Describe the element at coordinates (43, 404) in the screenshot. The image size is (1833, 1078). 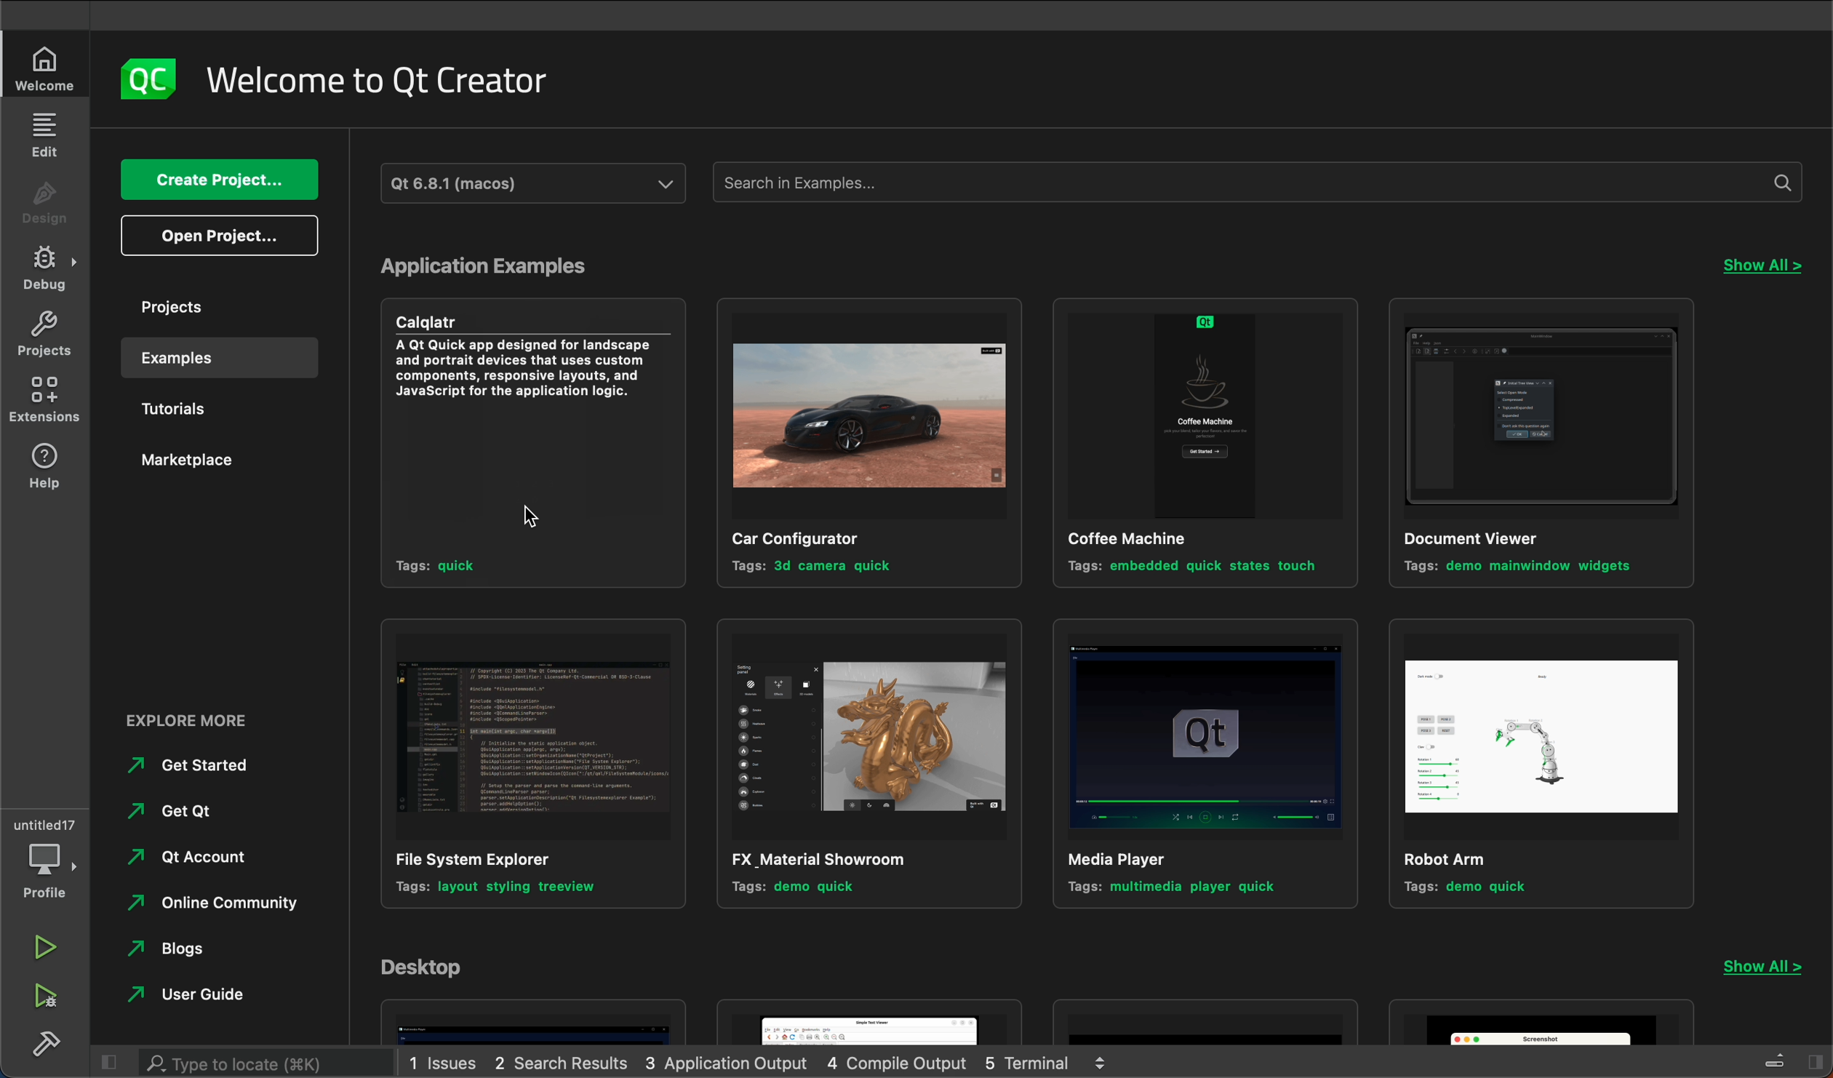
I see `extensions` at that location.